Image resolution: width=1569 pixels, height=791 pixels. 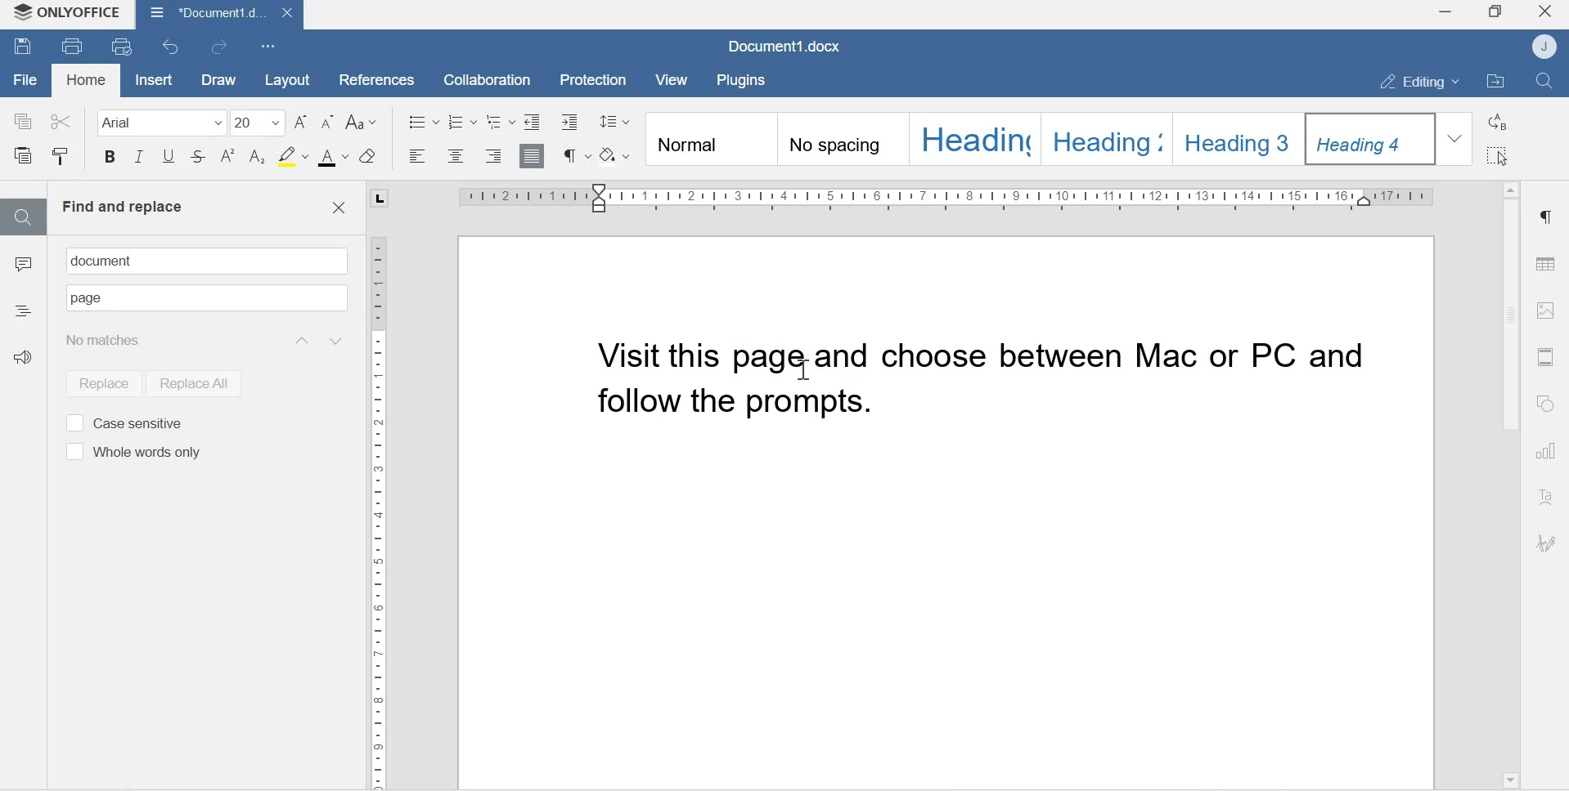 I want to click on Align center, so click(x=454, y=157).